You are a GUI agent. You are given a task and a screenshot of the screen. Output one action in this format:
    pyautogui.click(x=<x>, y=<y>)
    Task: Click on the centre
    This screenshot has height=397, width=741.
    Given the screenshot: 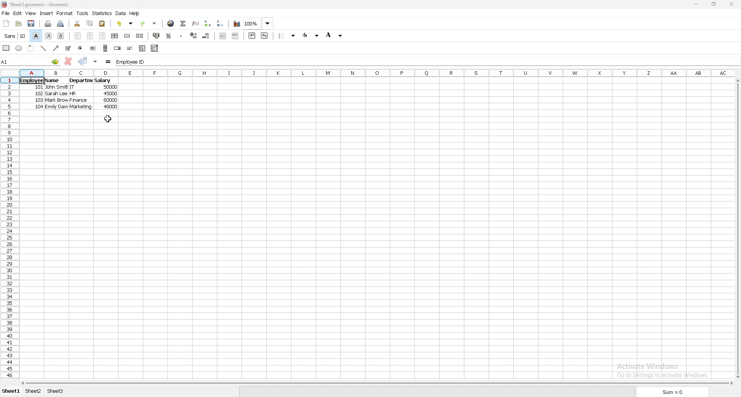 What is the action you would take?
    pyautogui.click(x=90, y=36)
    